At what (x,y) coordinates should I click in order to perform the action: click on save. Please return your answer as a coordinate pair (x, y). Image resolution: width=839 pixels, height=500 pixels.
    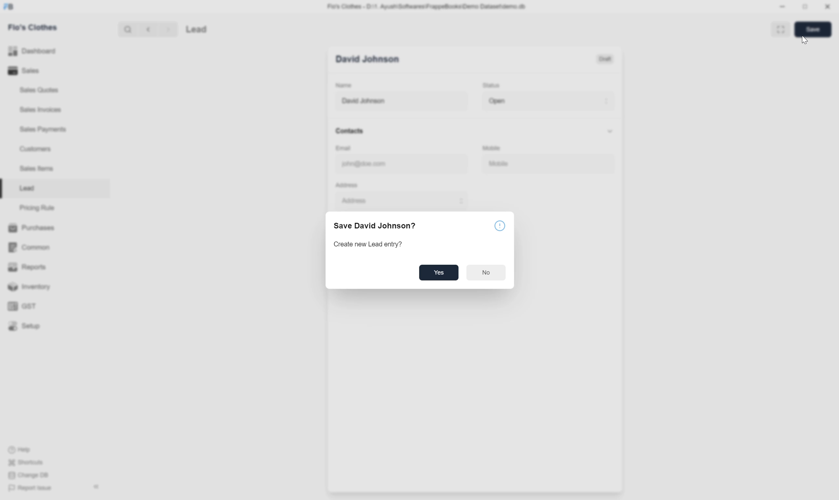
    Looking at the image, I should click on (814, 29).